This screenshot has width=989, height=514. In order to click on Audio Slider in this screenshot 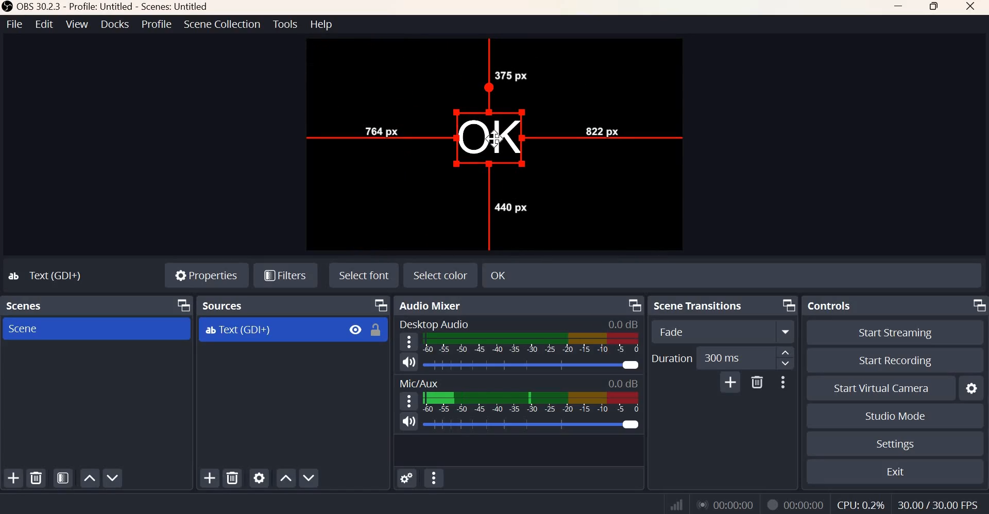, I will do `click(532, 365)`.